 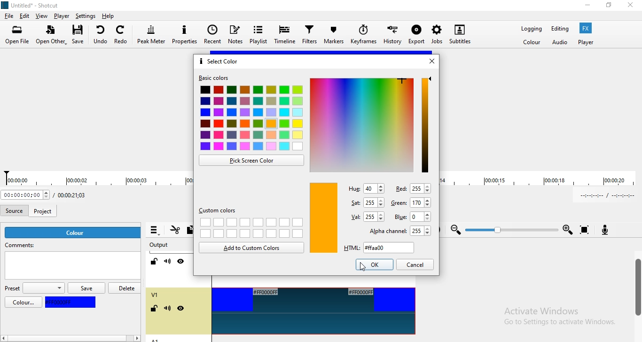 I want to click on lock, so click(x=156, y=309).